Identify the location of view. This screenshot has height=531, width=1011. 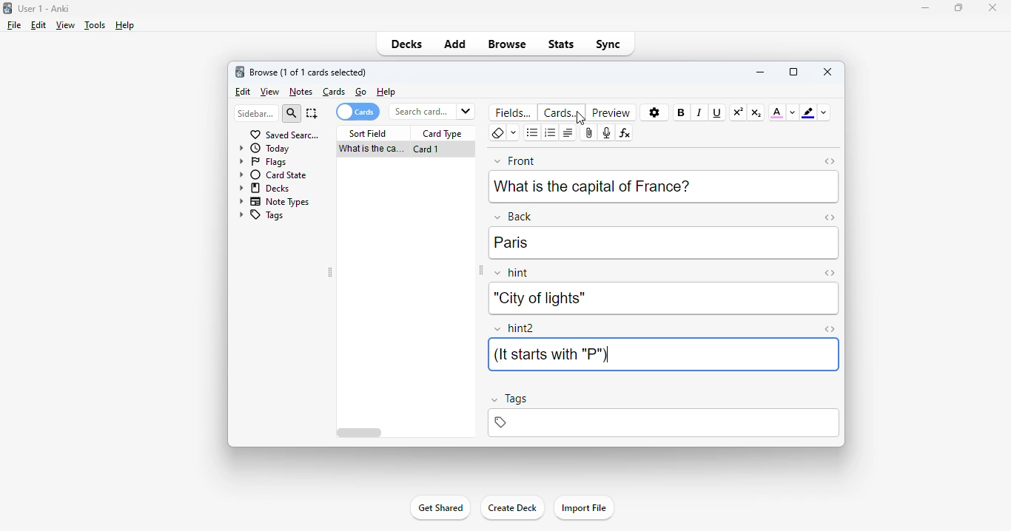
(270, 92).